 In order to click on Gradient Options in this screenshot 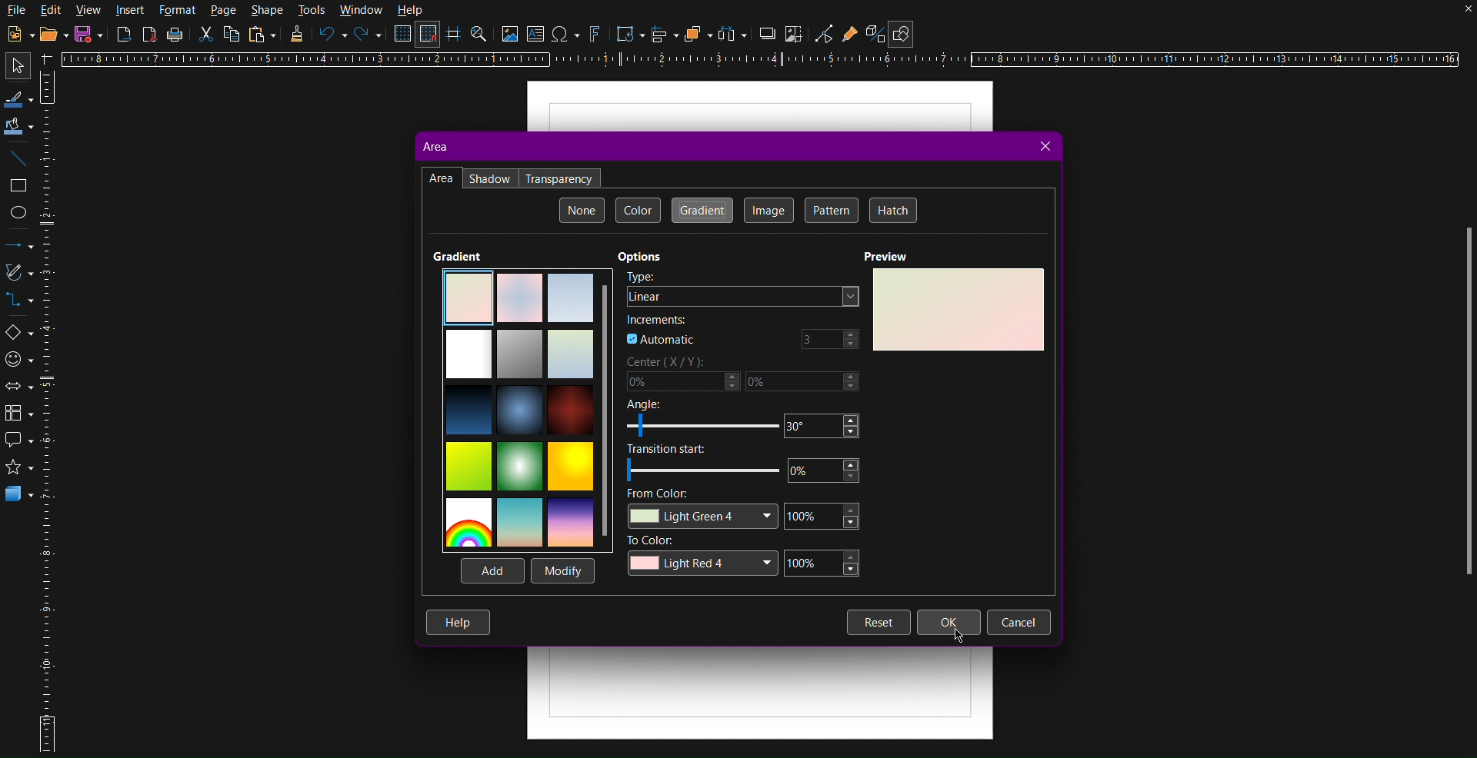, I will do `click(526, 410)`.